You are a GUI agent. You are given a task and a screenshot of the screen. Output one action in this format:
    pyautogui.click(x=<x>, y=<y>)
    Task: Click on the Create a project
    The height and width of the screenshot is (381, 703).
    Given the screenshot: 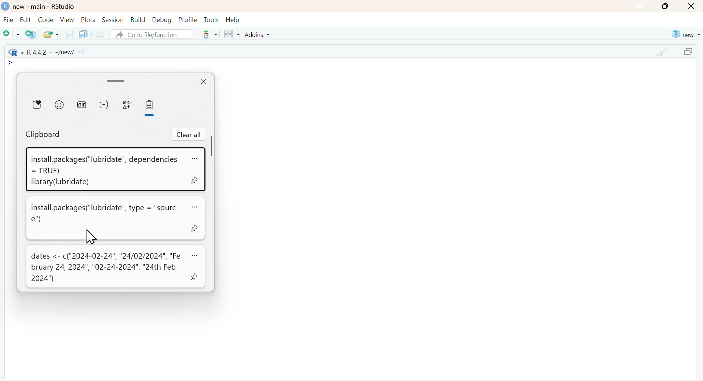 What is the action you would take?
    pyautogui.click(x=32, y=34)
    